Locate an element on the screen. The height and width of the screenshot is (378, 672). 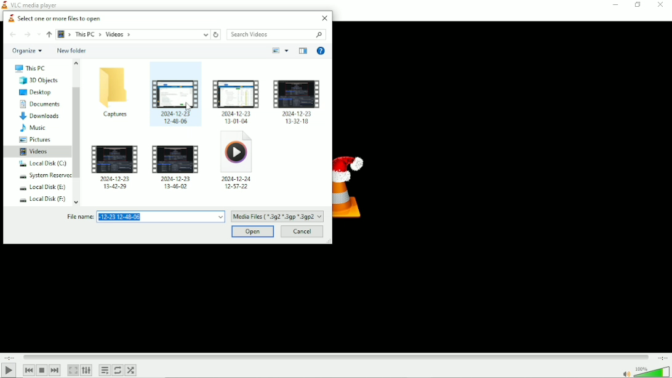
Minimize is located at coordinates (615, 5).